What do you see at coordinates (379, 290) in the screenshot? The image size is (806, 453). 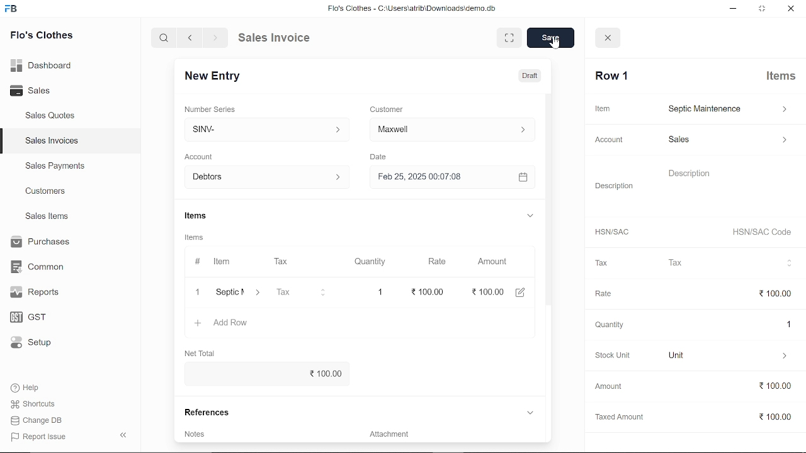 I see `1` at bounding box center [379, 290].